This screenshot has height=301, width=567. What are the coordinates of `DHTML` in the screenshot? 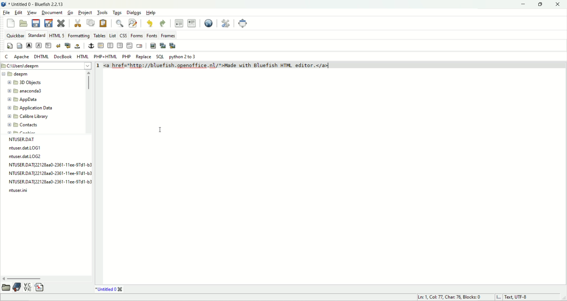 It's located at (41, 57).